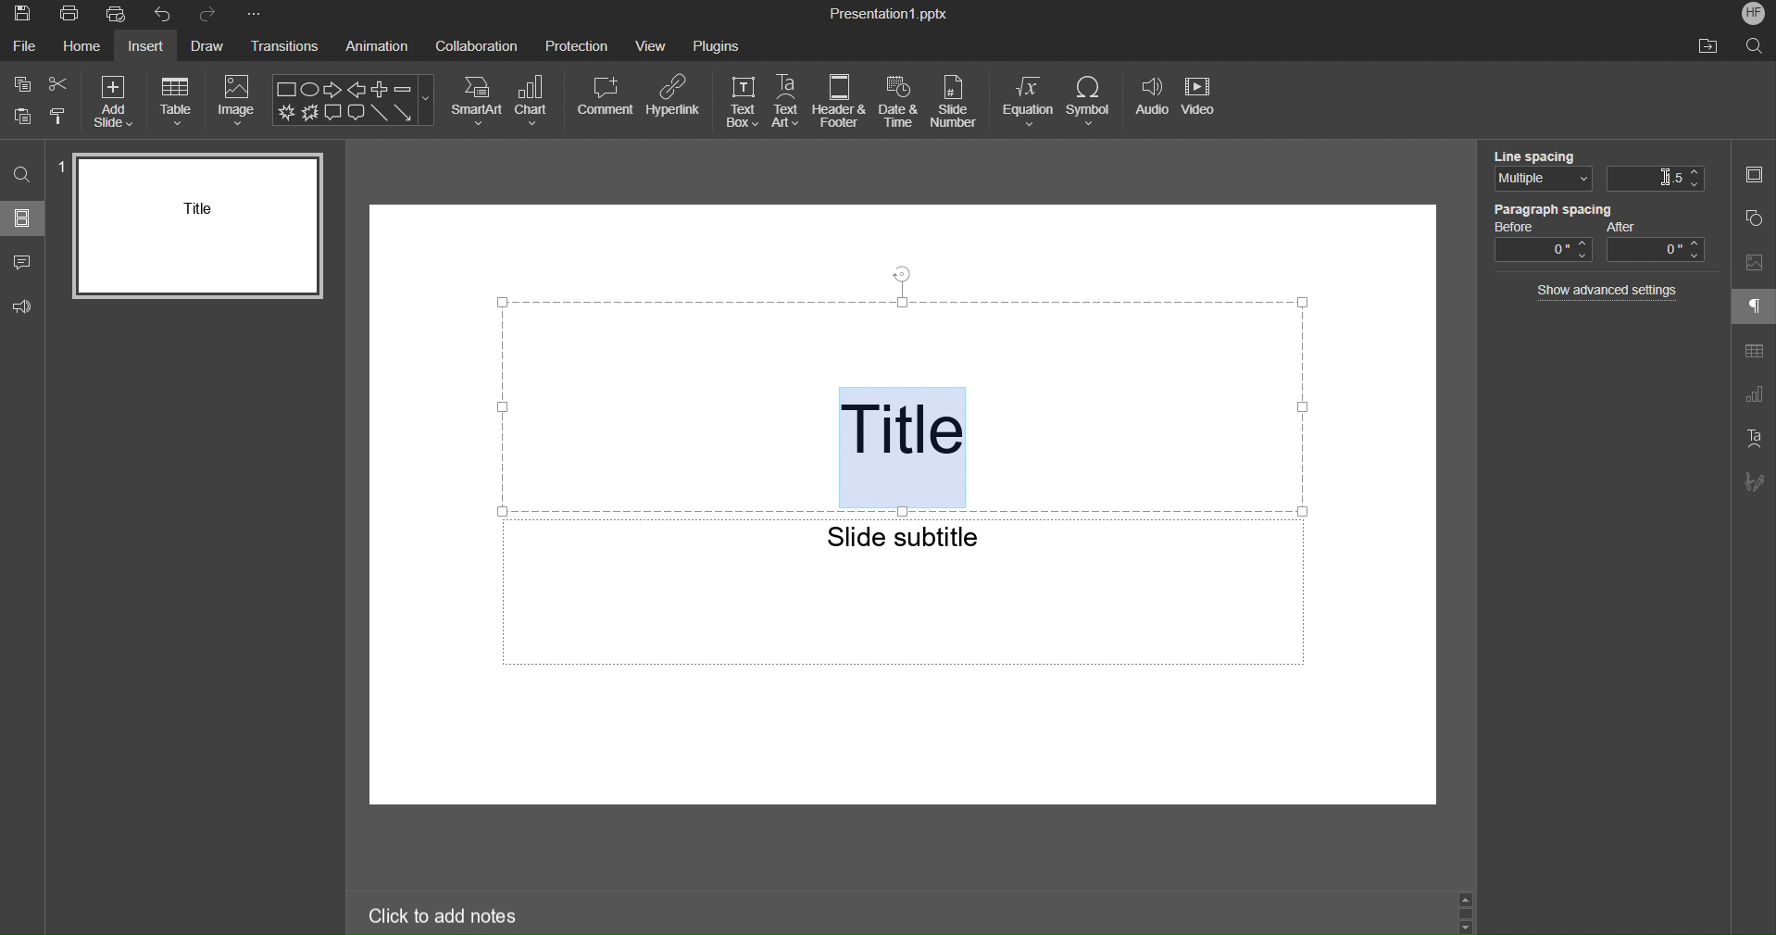 The height and width of the screenshot is (935, 1776). Describe the element at coordinates (22, 261) in the screenshot. I see `Comment` at that location.